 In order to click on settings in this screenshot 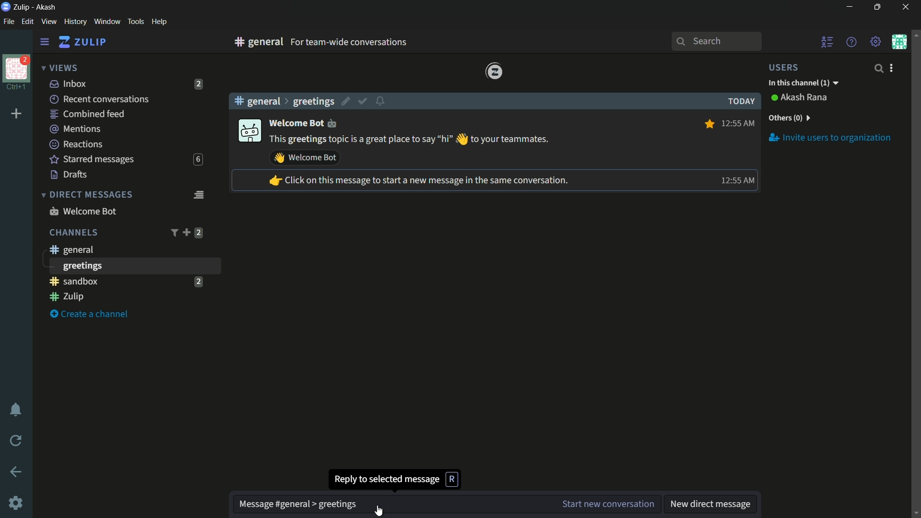, I will do `click(17, 504)`.